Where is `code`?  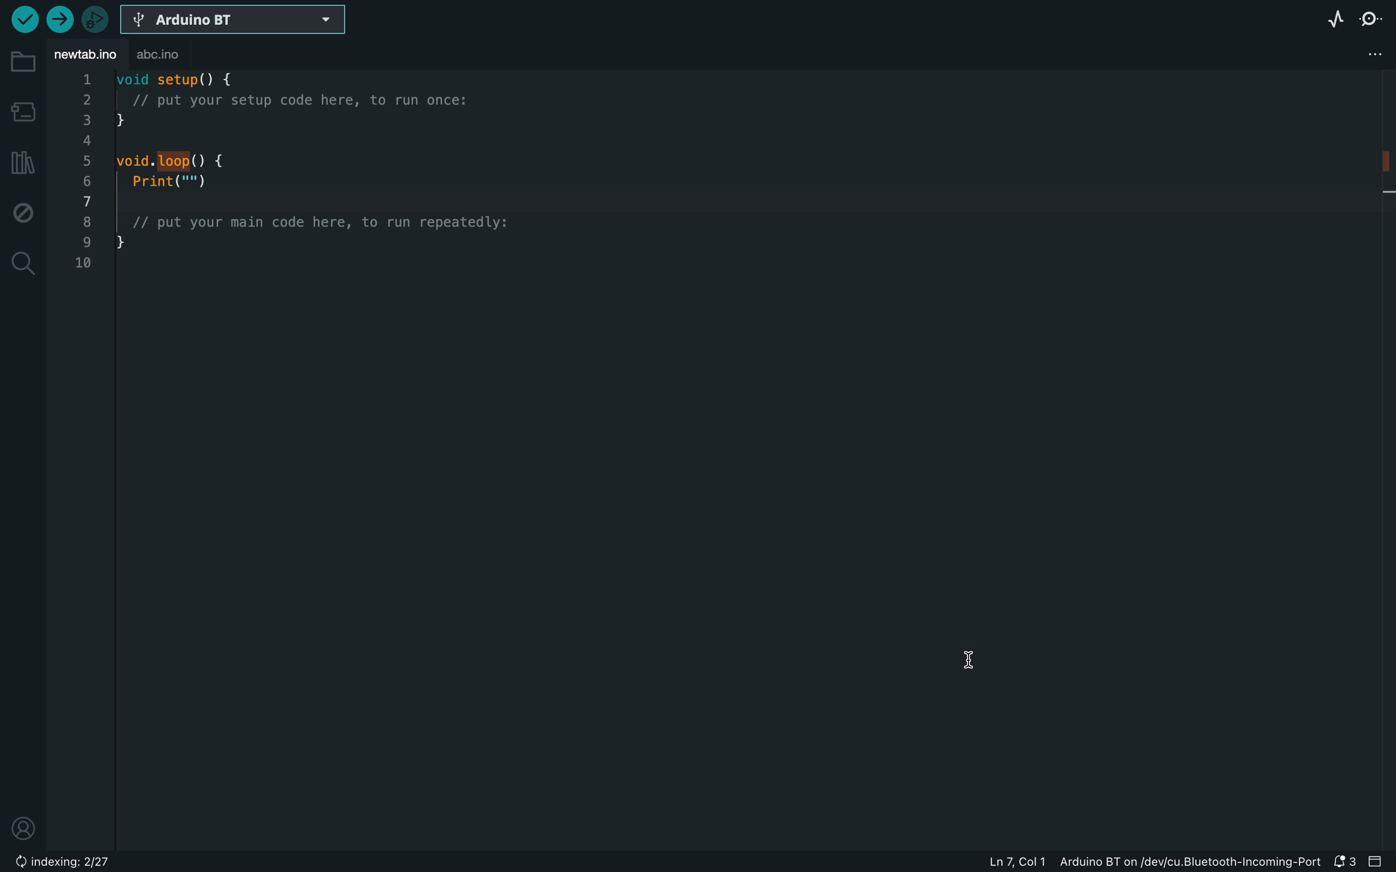
code is located at coordinates (312, 178).